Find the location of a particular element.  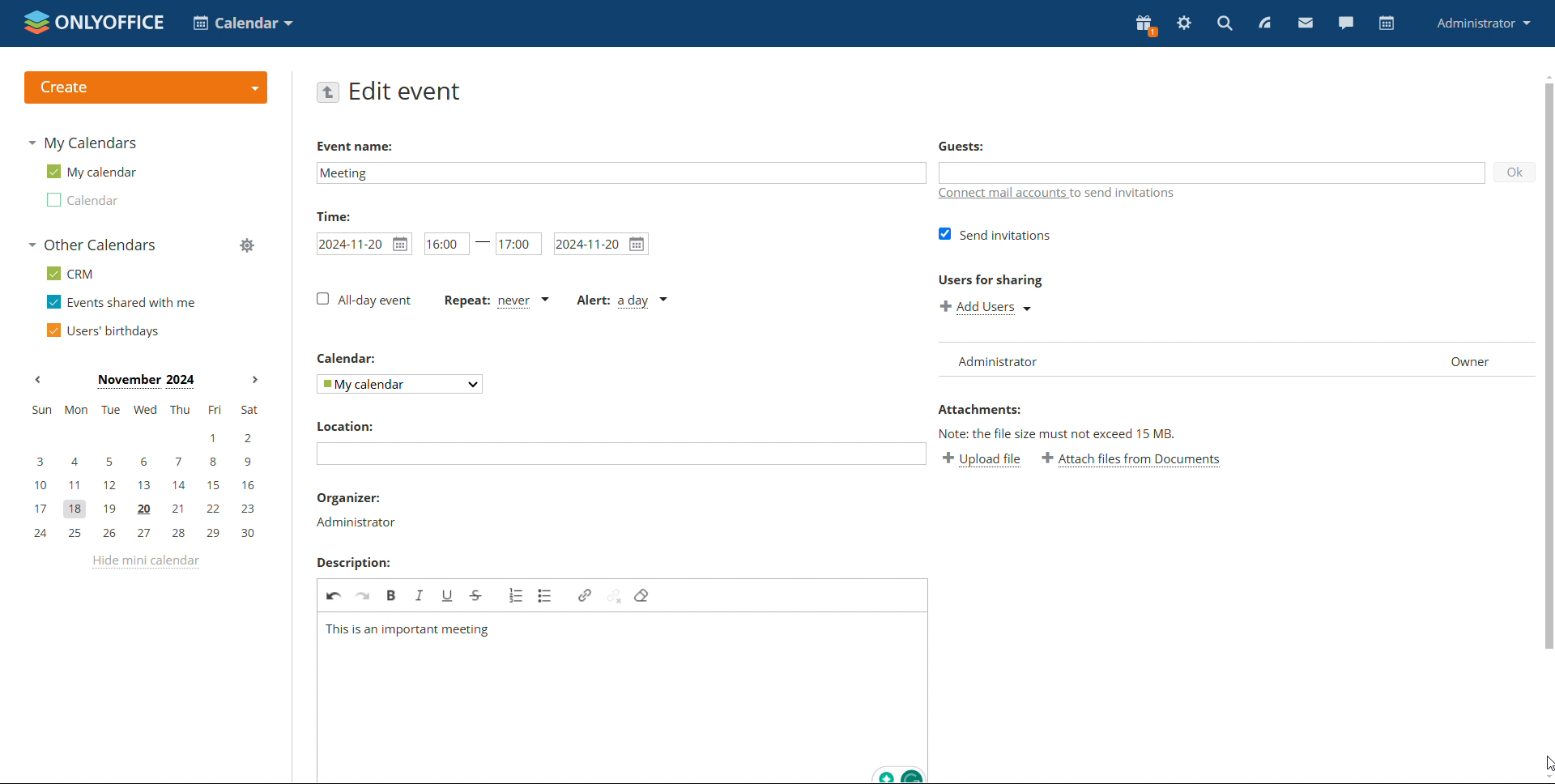

manage is located at coordinates (247, 245).